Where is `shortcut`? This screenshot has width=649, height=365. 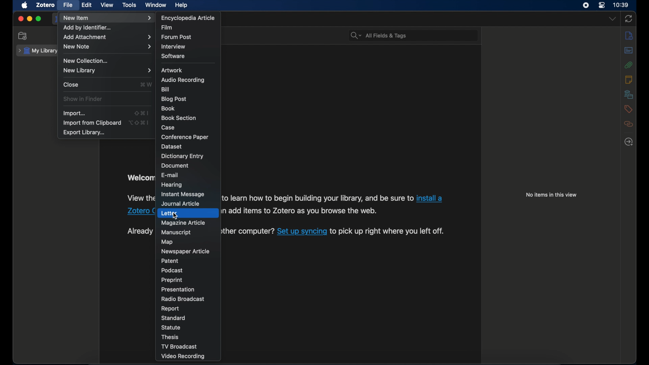 shortcut is located at coordinates (139, 122).